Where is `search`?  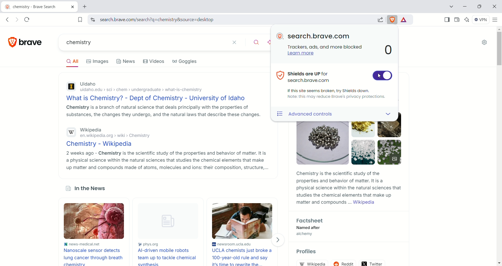 search is located at coordinates (257, 43).